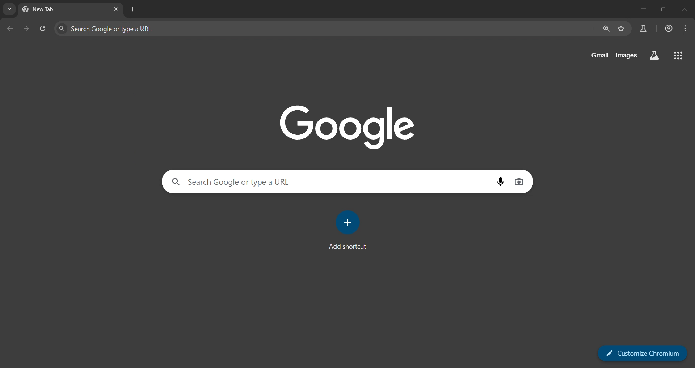  What do you see at coordinates (643, 29) in the screenshot?
I see `search labs` at bounding box center [643, 29].